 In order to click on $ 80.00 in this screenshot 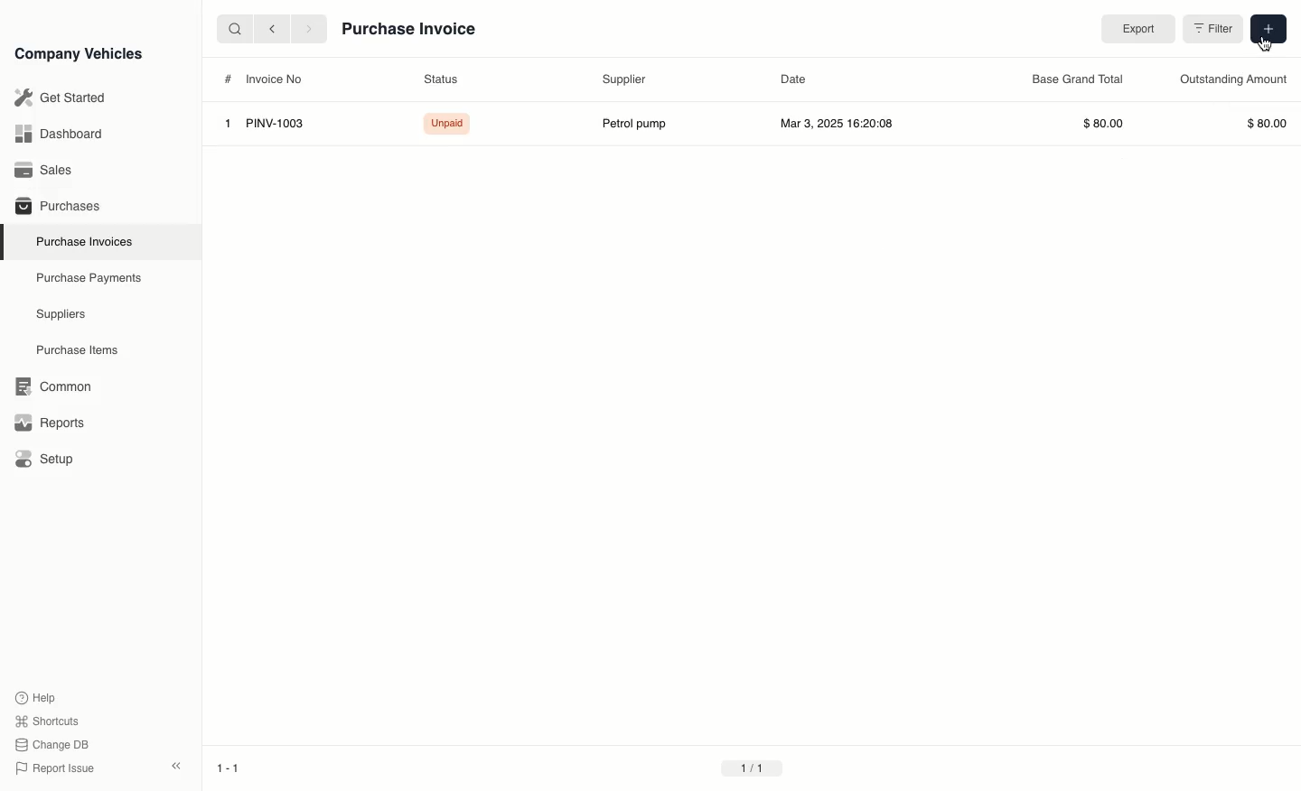, I will do `click(1105, 125)`.